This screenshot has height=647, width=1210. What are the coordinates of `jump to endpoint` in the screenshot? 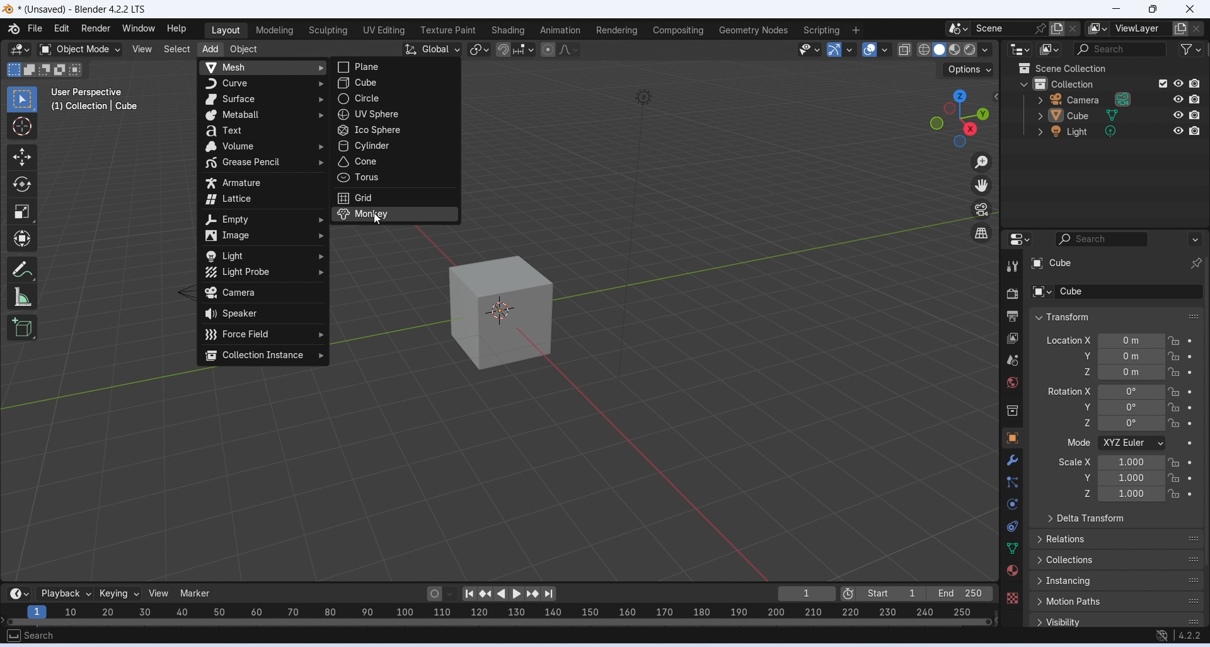 It's located at (469, 594).